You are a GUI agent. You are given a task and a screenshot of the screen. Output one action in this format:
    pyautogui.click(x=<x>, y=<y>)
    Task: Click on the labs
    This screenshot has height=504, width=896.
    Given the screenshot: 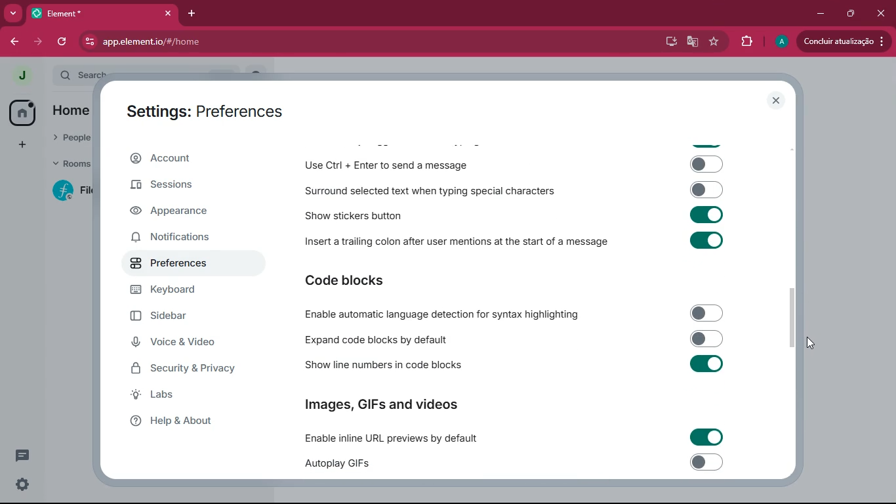 What is the action you would take?
    pyautogui.click(x=181, y=395)
    